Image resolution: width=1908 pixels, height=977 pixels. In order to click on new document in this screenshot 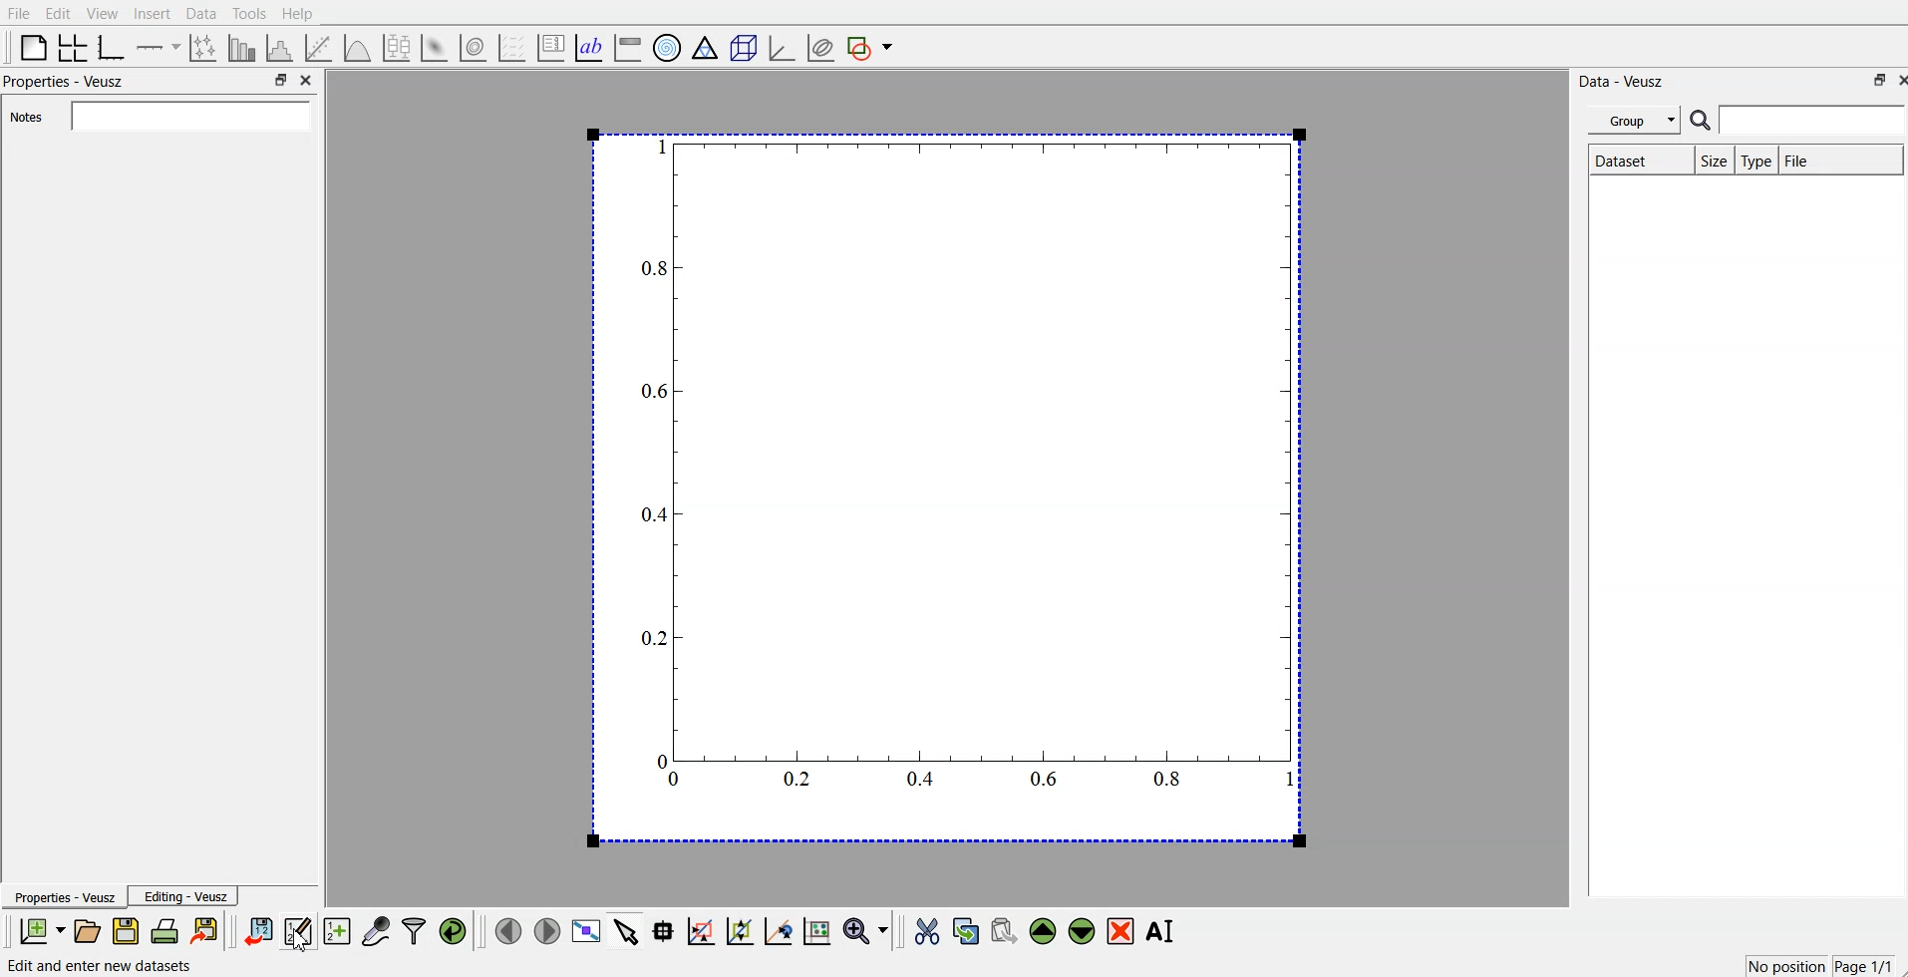, I will do `click(44, 930)`.